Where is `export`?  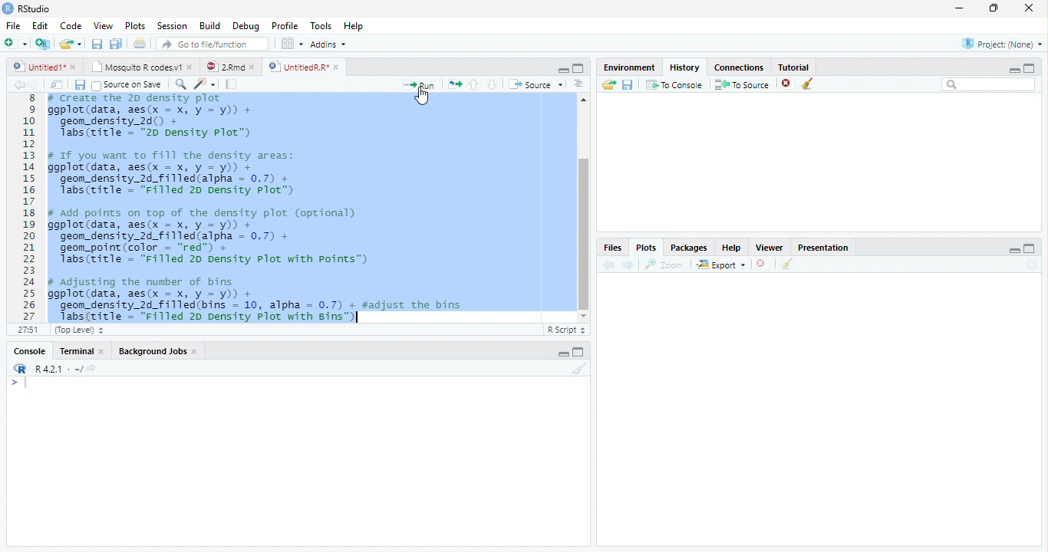 export is located at coordinates (720, 265).